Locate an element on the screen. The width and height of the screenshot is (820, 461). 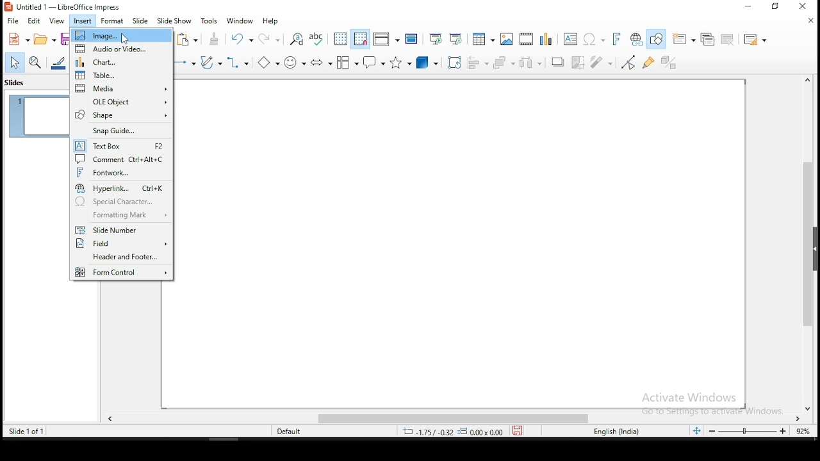
slides is located at coordinates (17, 85).